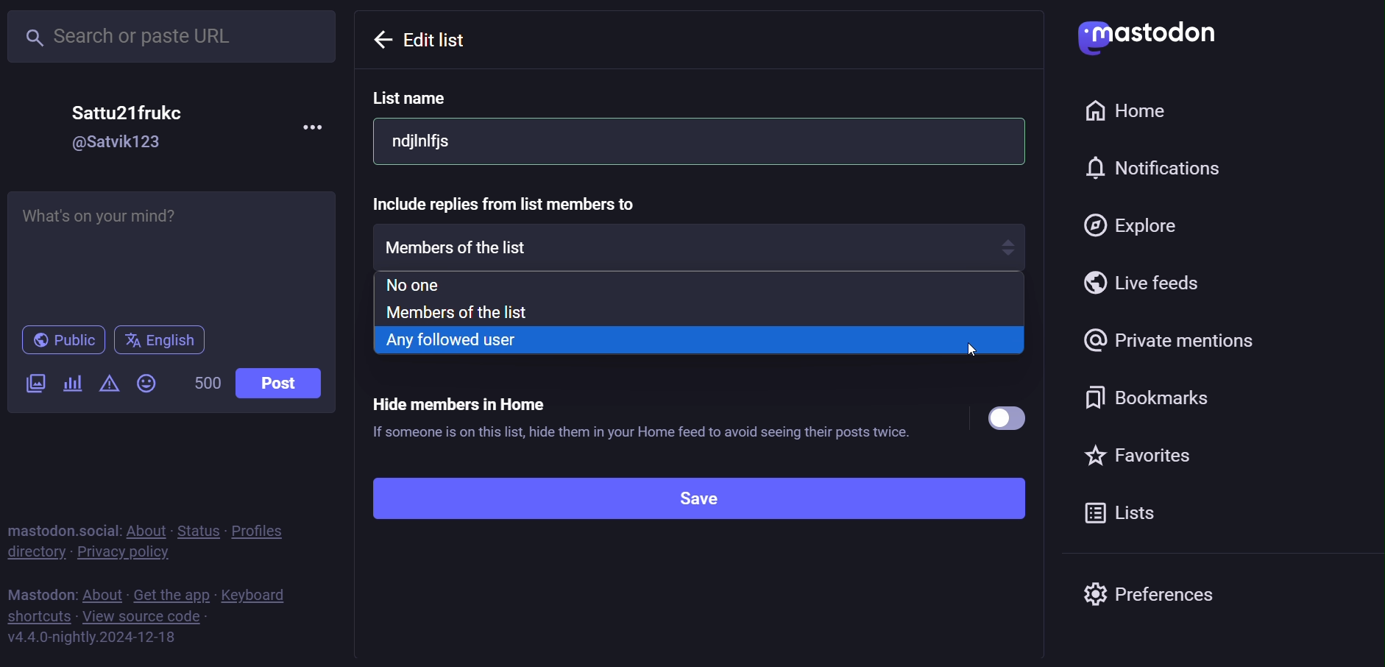  Describe the element at coordinates (1163, 169) in the screenshot. I see `notification` at that location.